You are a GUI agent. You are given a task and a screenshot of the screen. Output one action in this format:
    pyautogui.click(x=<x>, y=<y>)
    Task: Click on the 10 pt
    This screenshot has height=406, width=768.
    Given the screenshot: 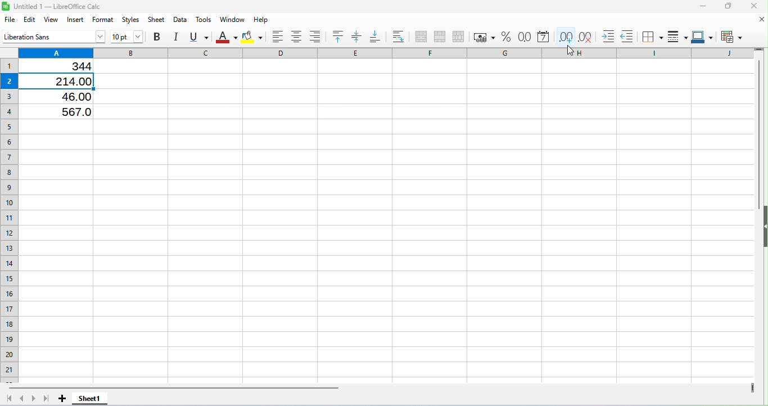 What is the action you would take?
    pyautogui.click(x=128, y=37)
    